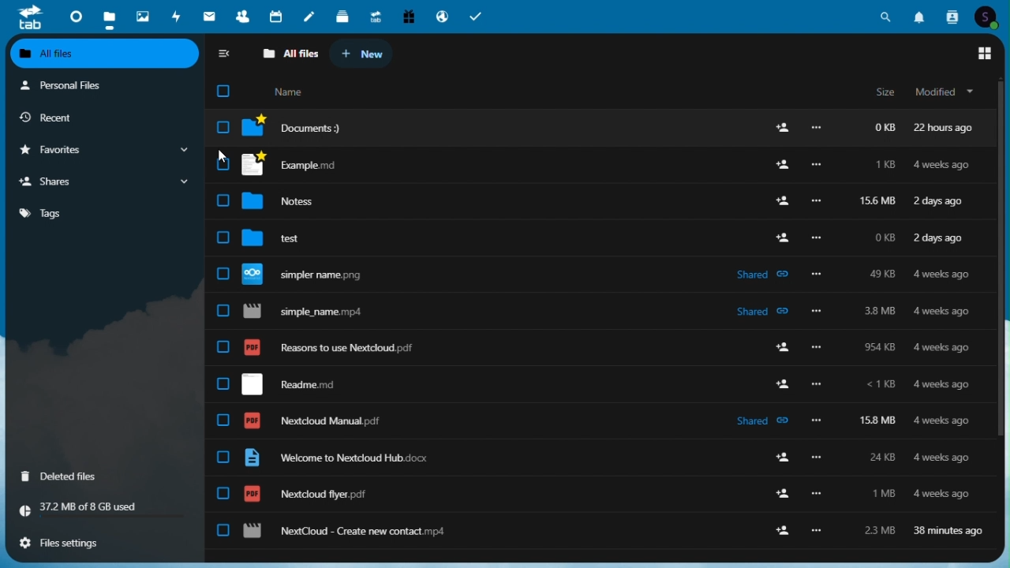 Image resolution: width=1010 pixels, height=568 pixels. What do you see at coordinates (878, 420) in the screenshot?
I see `158 mb` at bounding box center [878, 420].